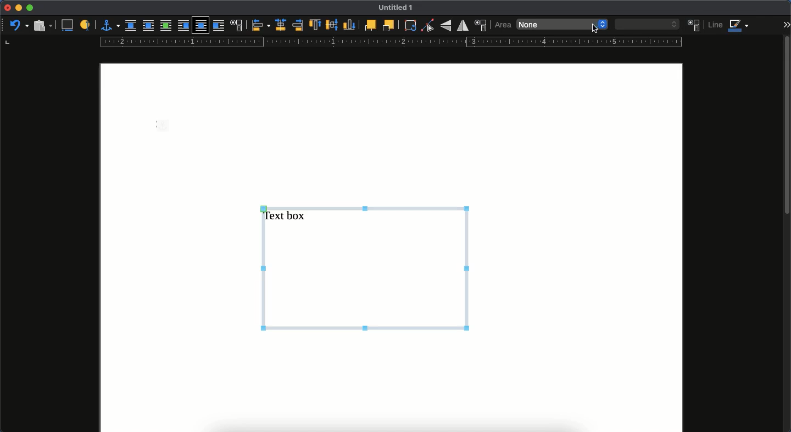 This screenshot has width=791, height=432. I want to click on centered, so click(280, 25).